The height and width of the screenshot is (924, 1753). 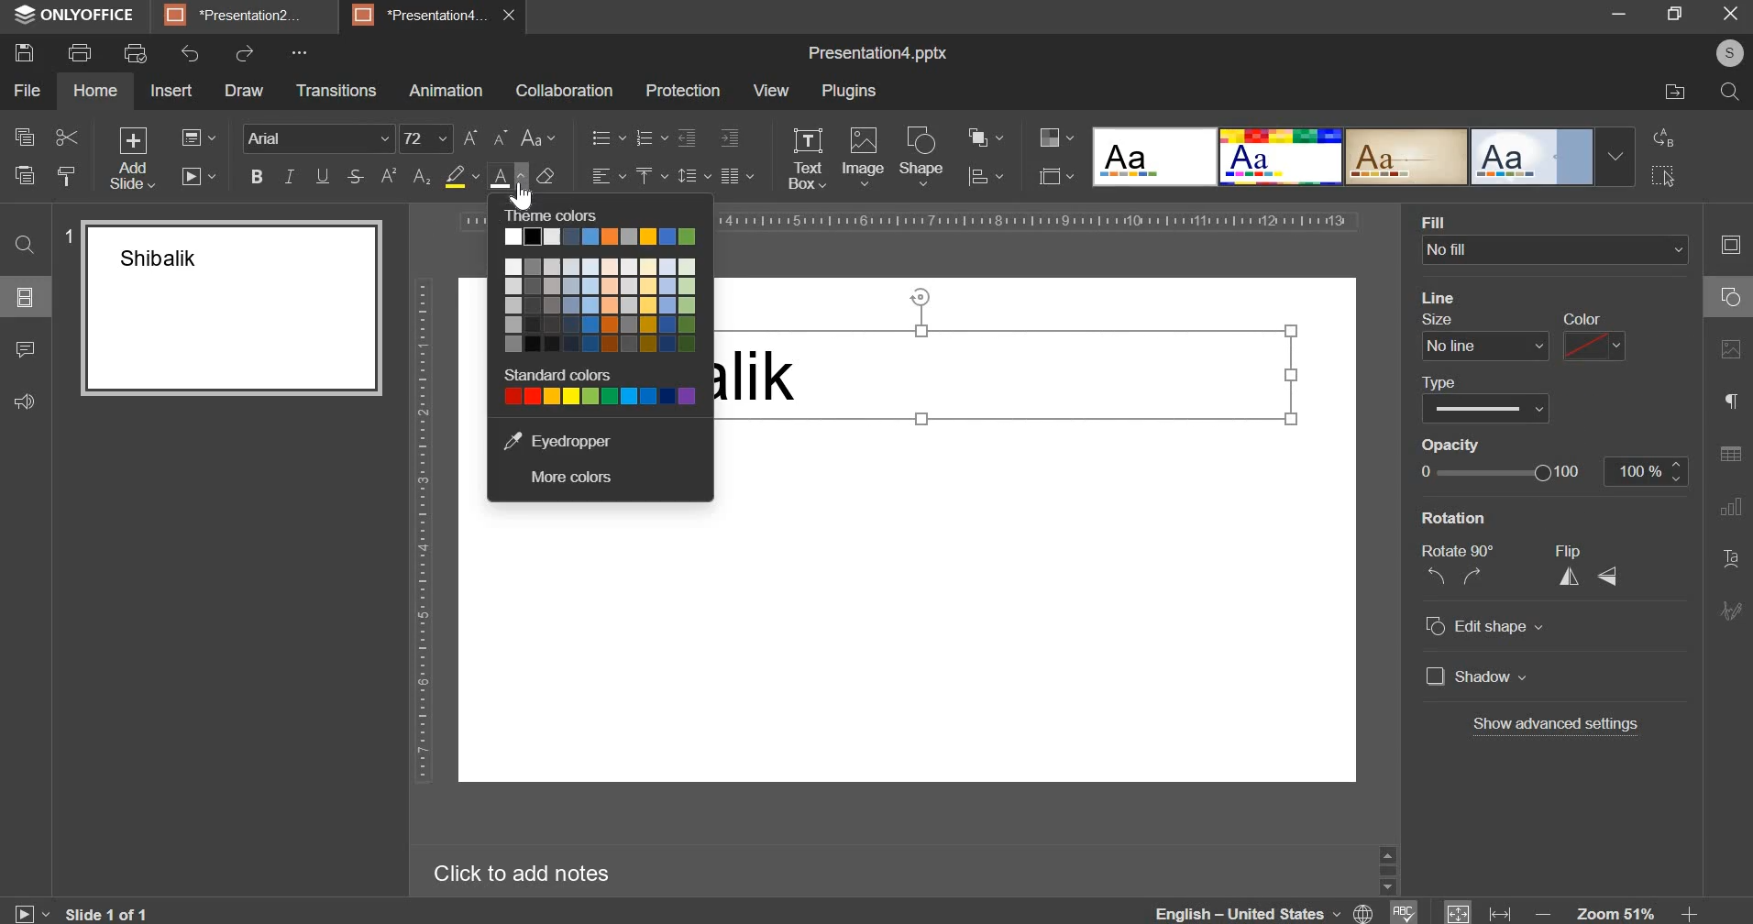 I want to click on select slide size, so click(x=1056, y=176).